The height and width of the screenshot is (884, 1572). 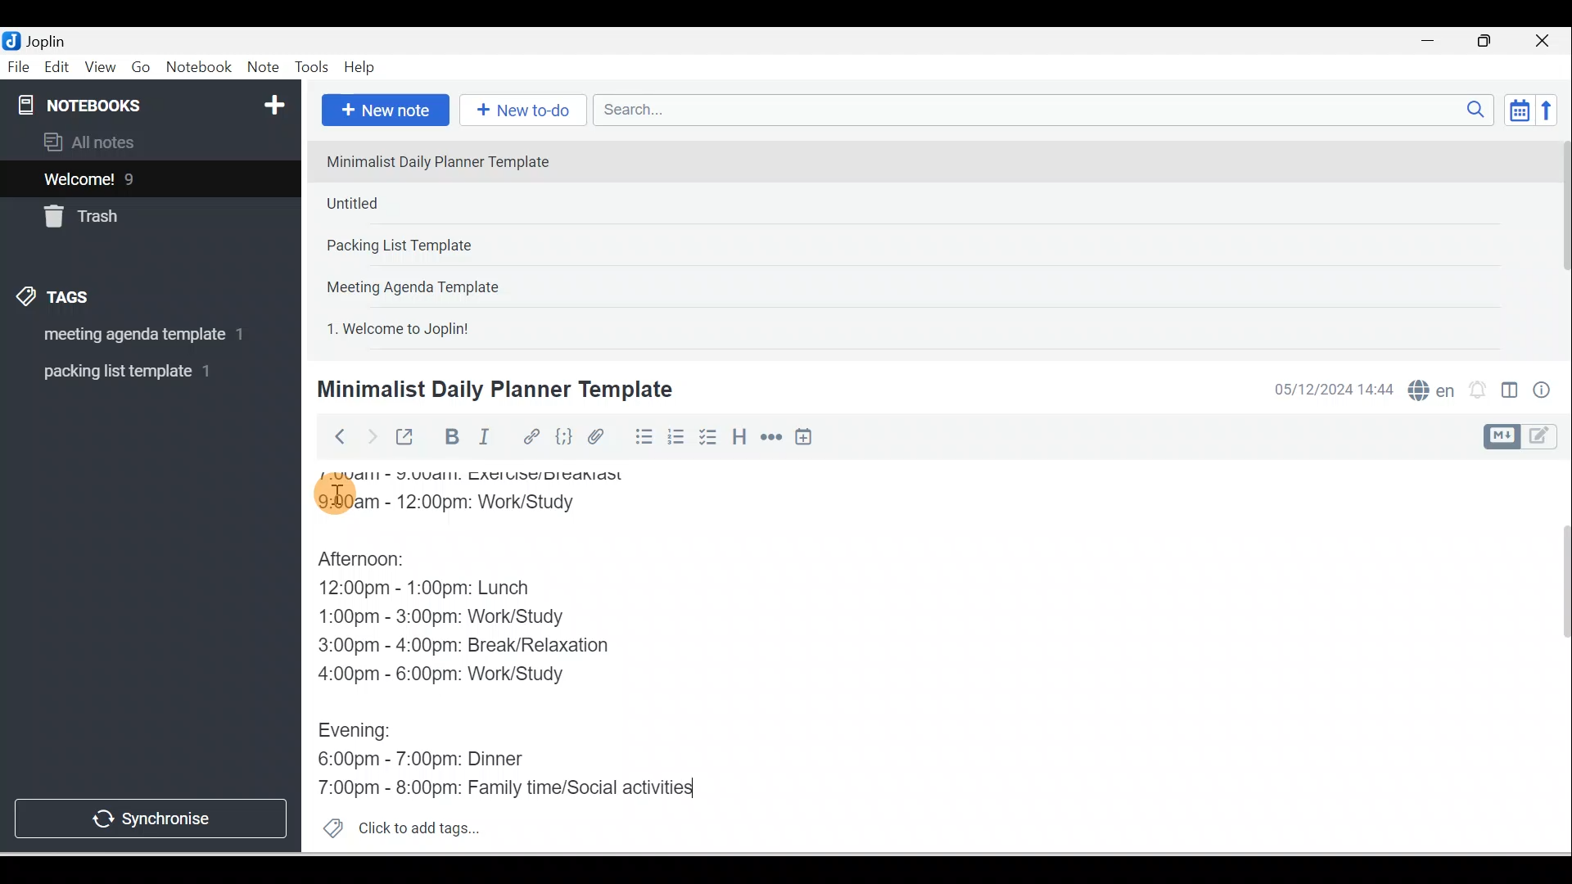 I want to click on Note 1, so click(x=449, y=160).